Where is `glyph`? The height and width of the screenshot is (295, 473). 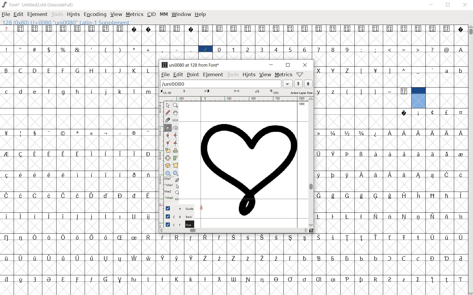
glyph is located at coordinates (461, 259).